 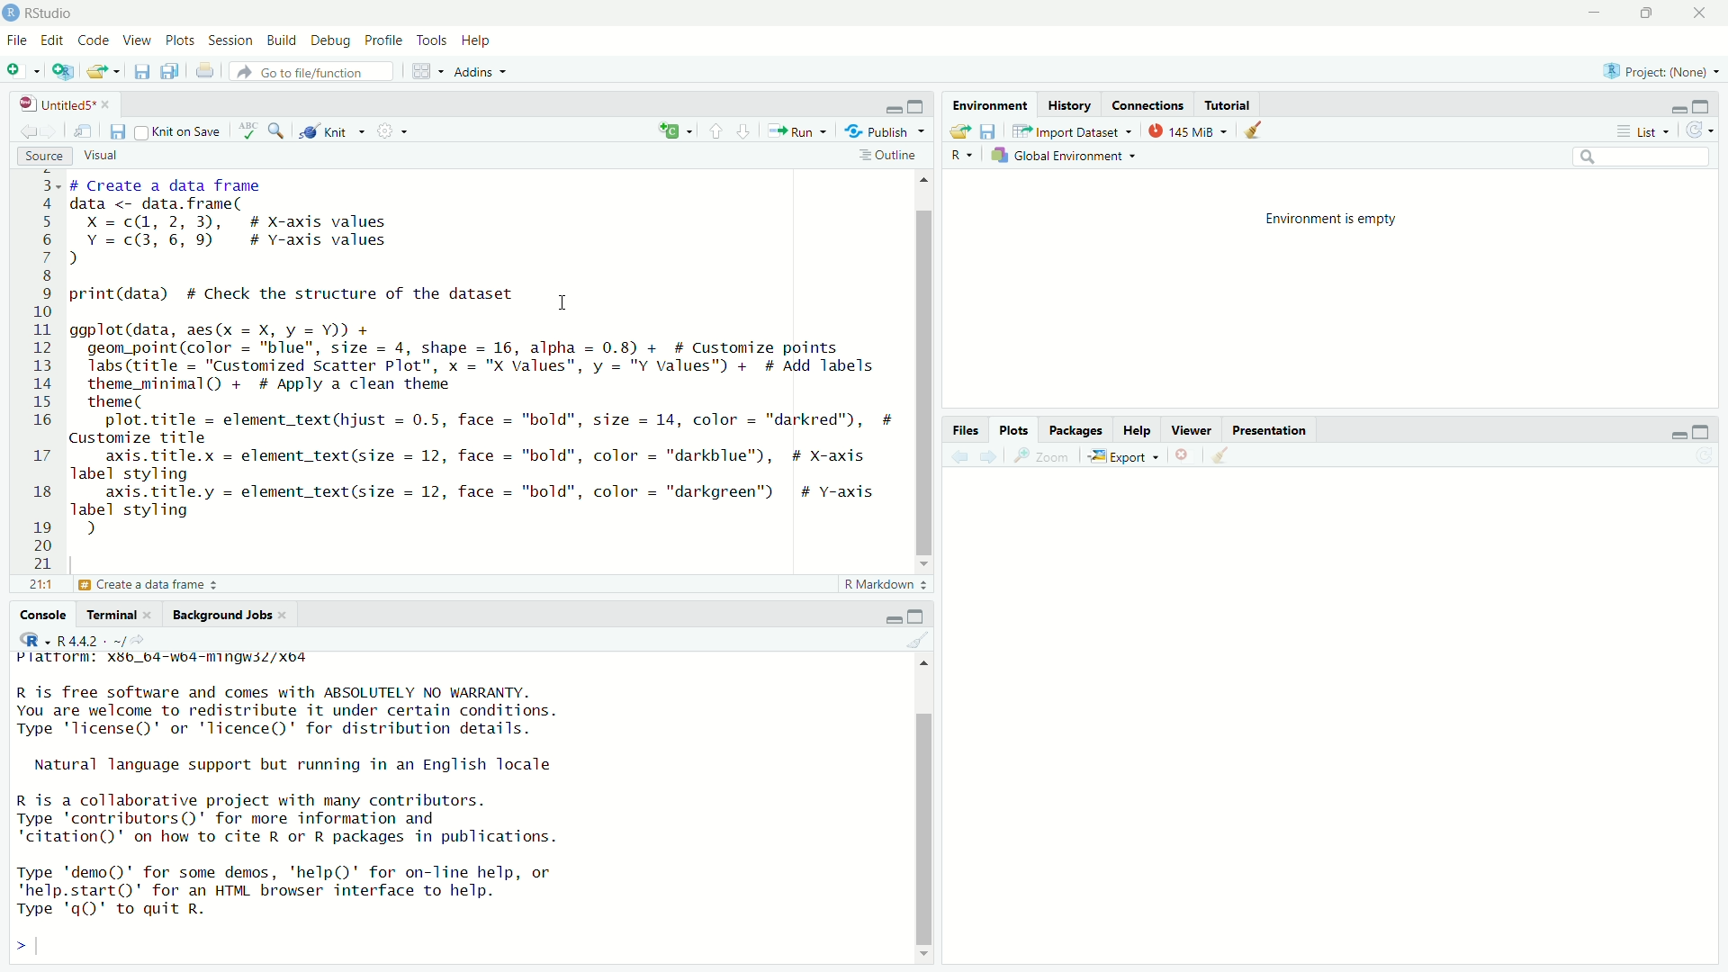 I want to click on Pacakges, so click(x=1075, y=432).